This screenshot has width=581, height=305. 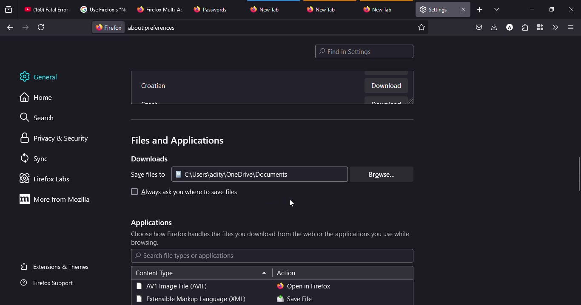 I want to click on tab, so click(x=269, y=8).